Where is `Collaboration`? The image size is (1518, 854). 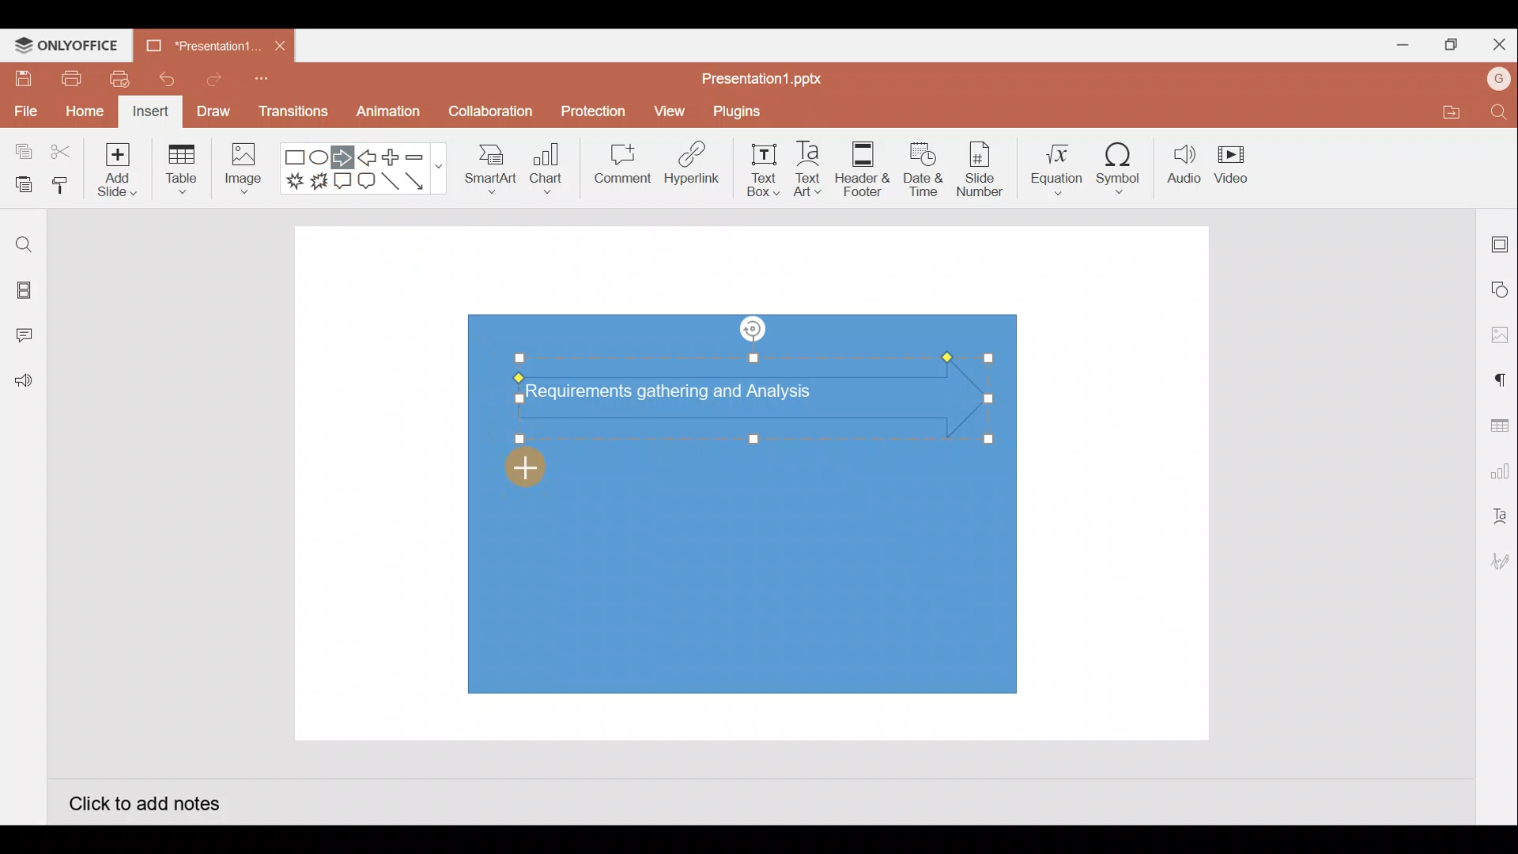 Collaboration is located at coordinates (489, 118).